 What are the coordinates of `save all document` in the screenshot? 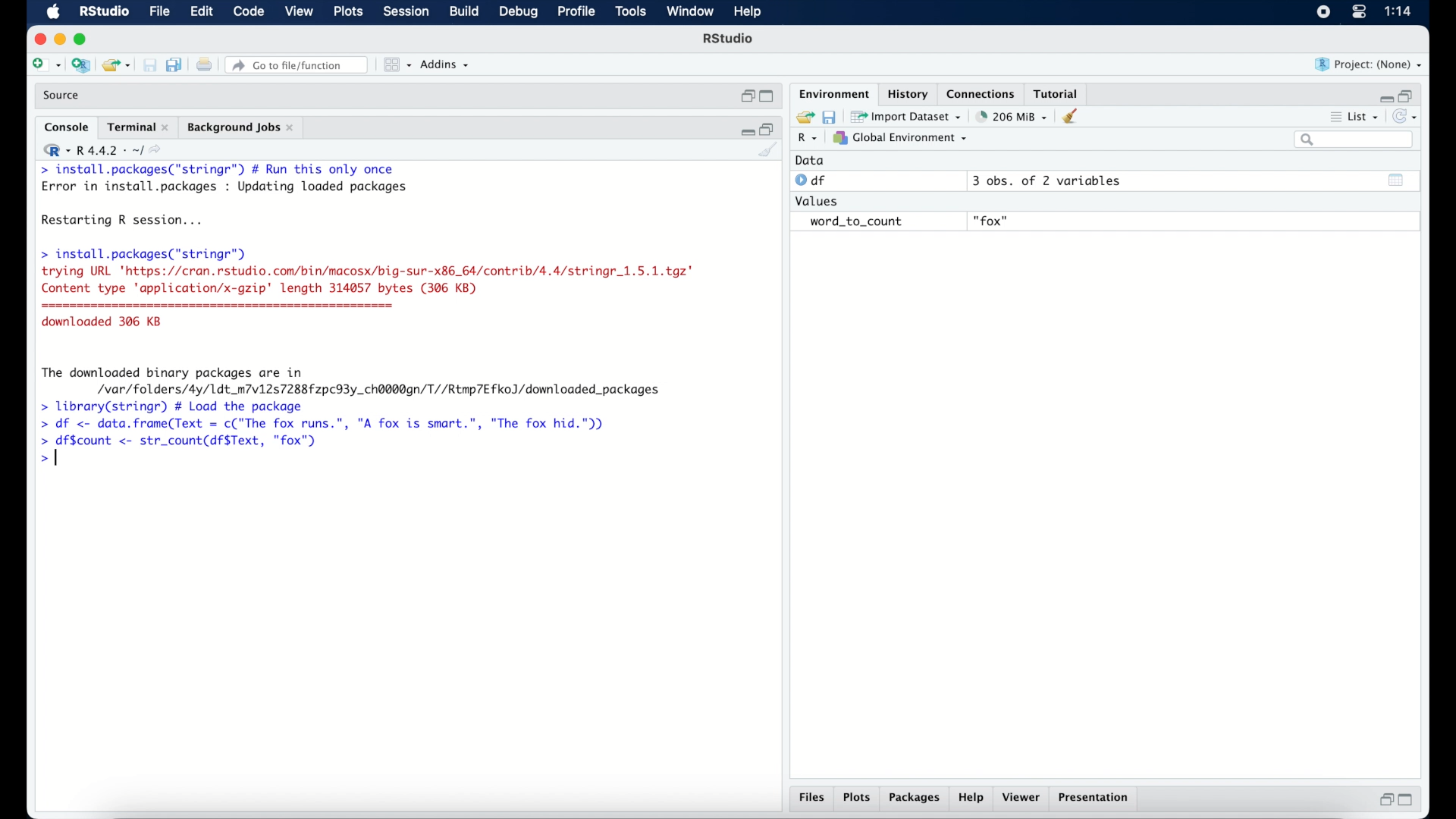 It's located at (177, 66).